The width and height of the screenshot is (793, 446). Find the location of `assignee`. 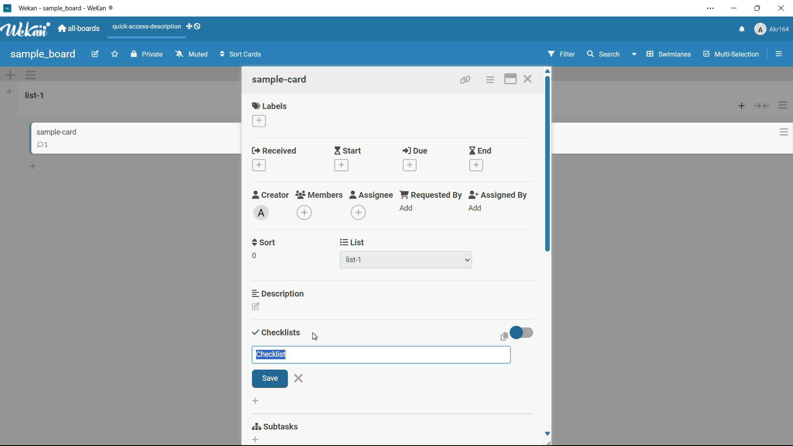

assignee is located at coordinates (371, 196).